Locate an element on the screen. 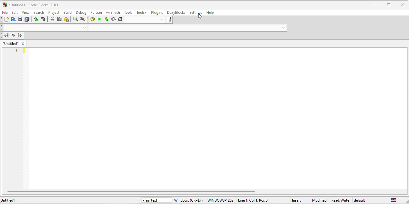 The width and height of the screenshot is (409, 204). untitled 1 is located at coordinates (10, 43).